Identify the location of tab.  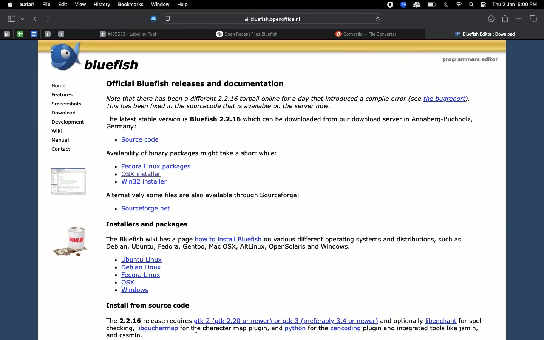
(16, 18).